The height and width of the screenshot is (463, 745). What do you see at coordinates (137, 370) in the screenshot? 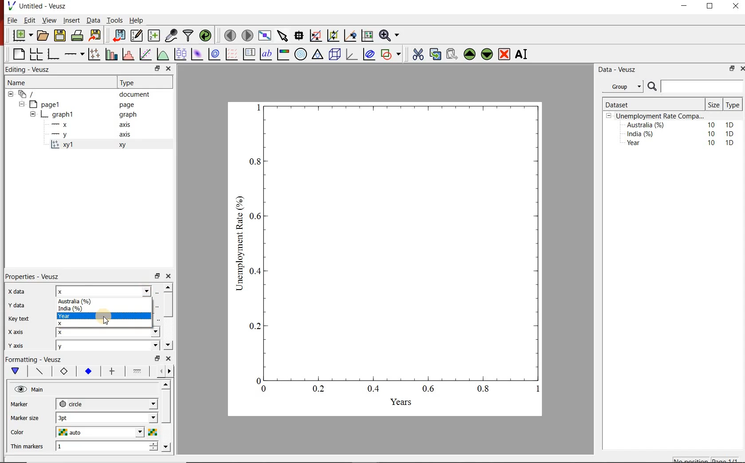
I see `line 1` at bounding box center [137, 370].